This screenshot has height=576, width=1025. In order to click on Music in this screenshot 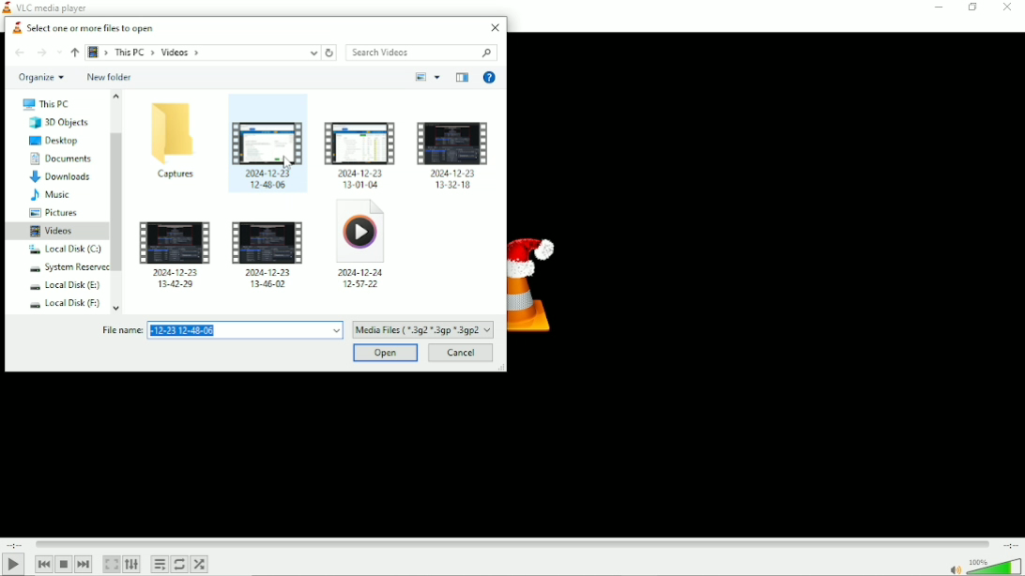, I will do `click(52, 196)`.